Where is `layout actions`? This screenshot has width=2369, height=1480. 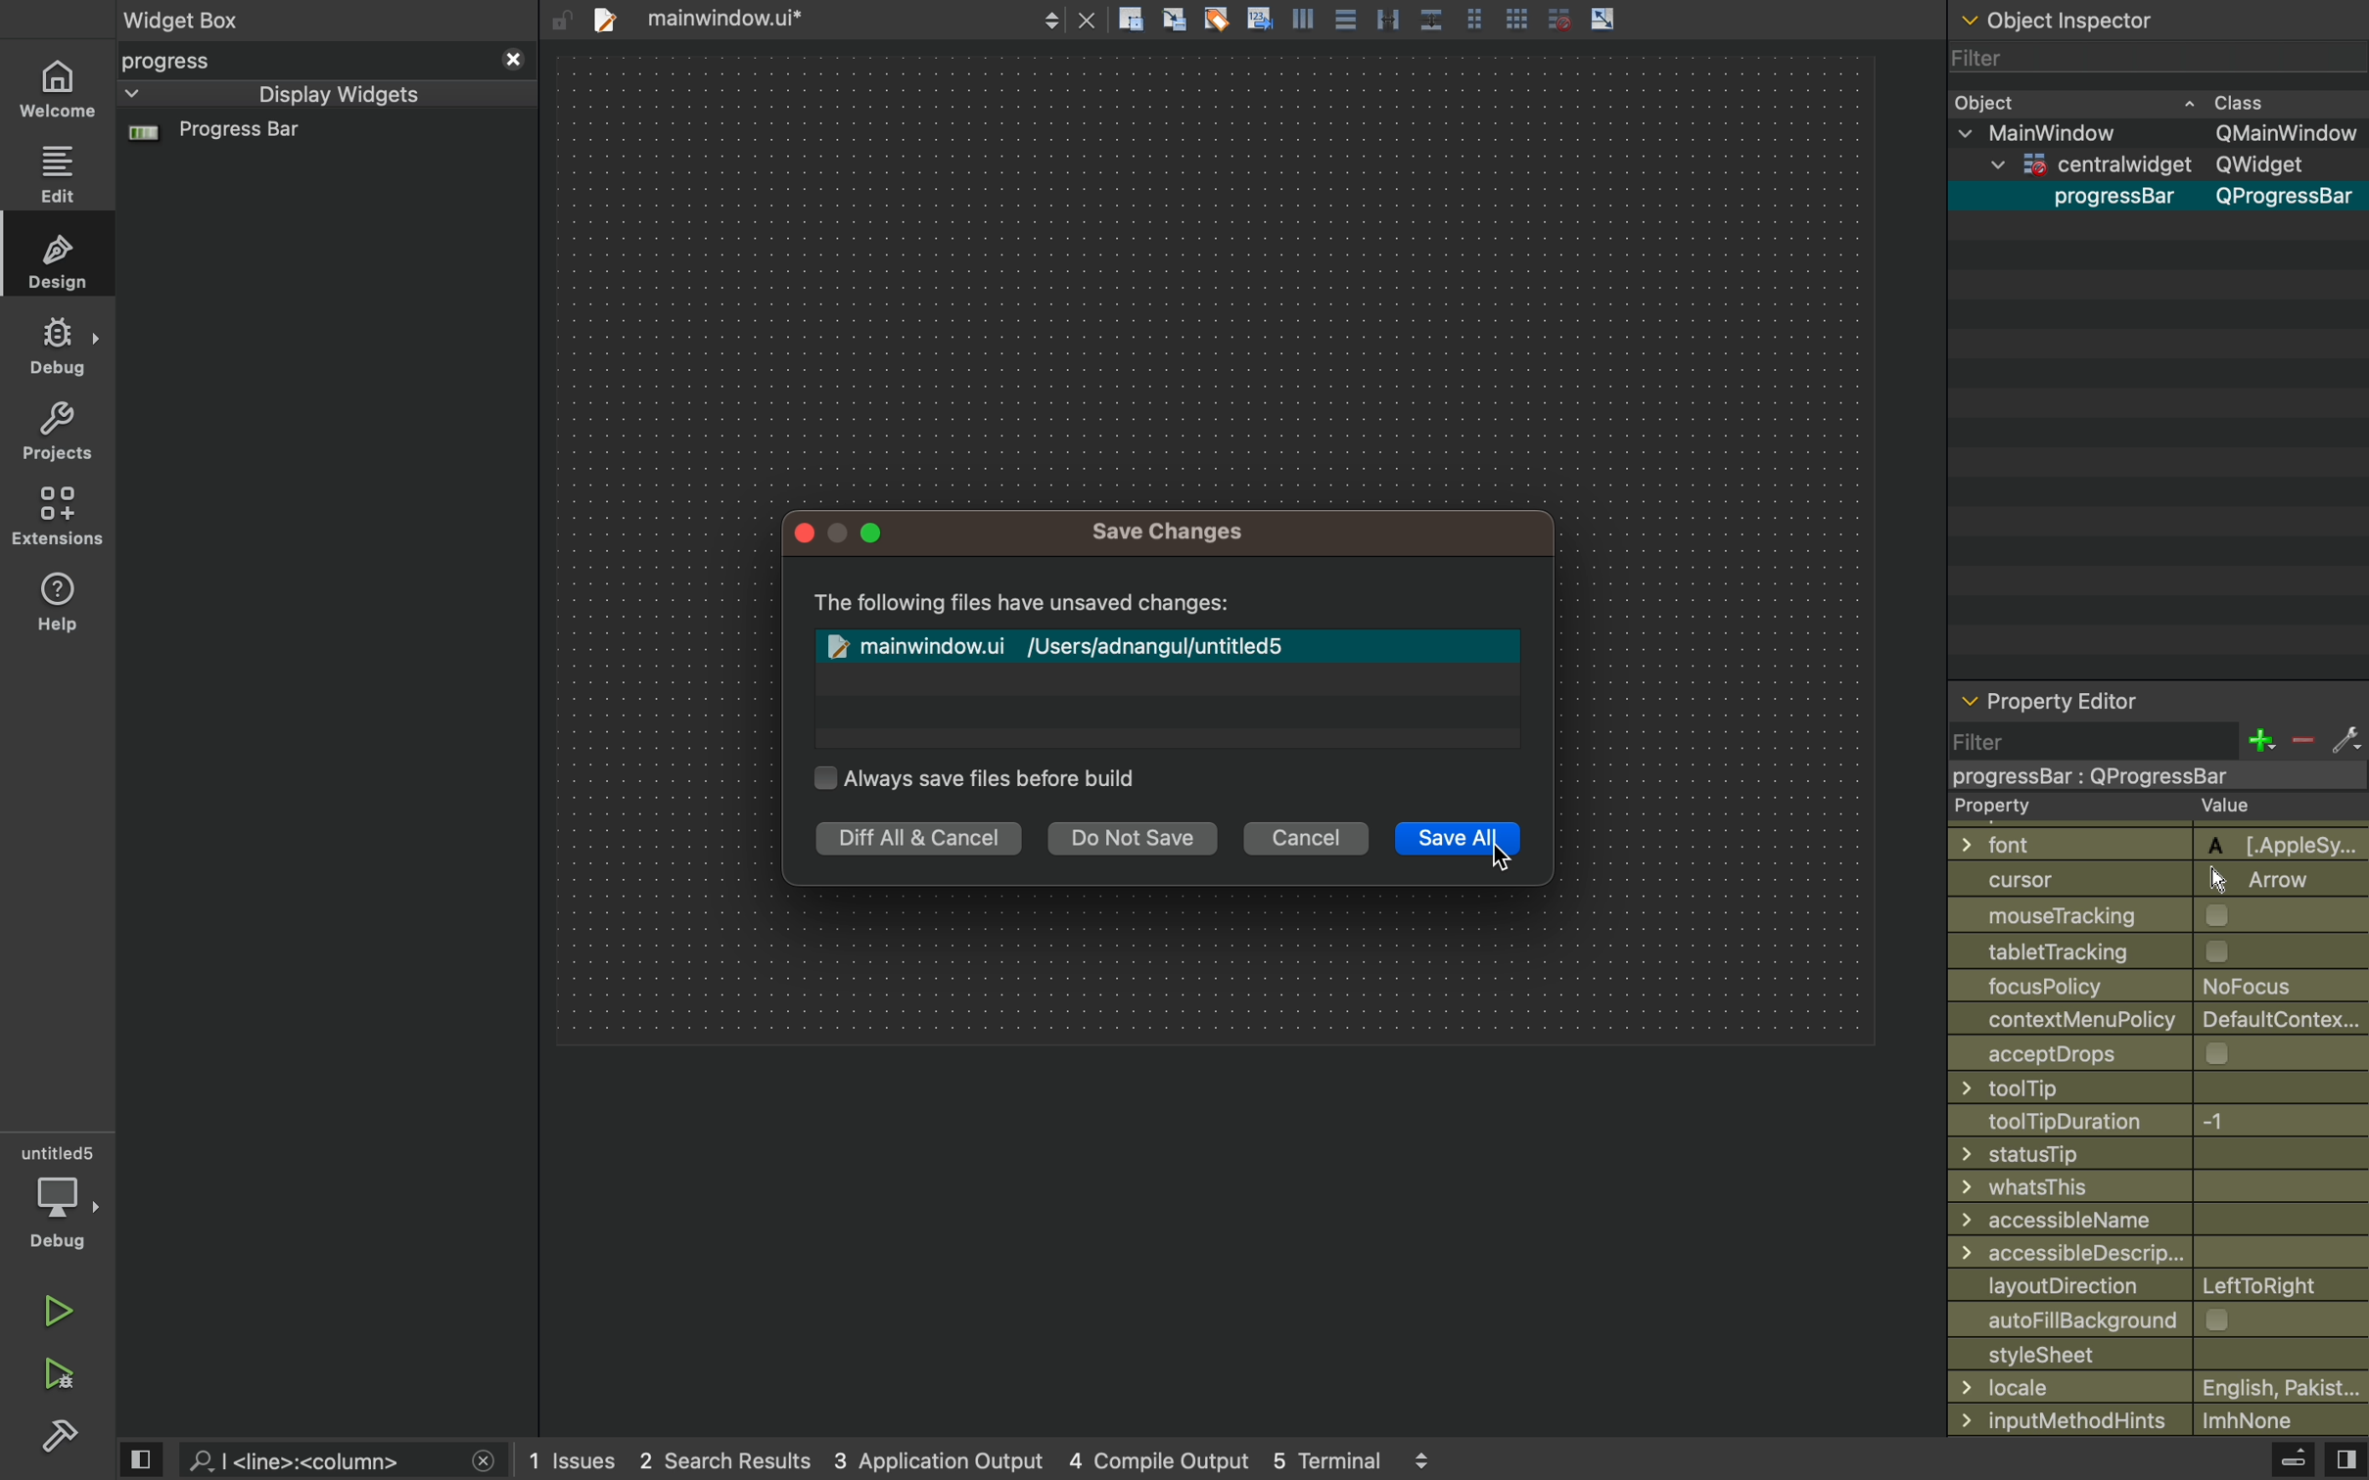 layout actions is located at coordinates (1460, 19).